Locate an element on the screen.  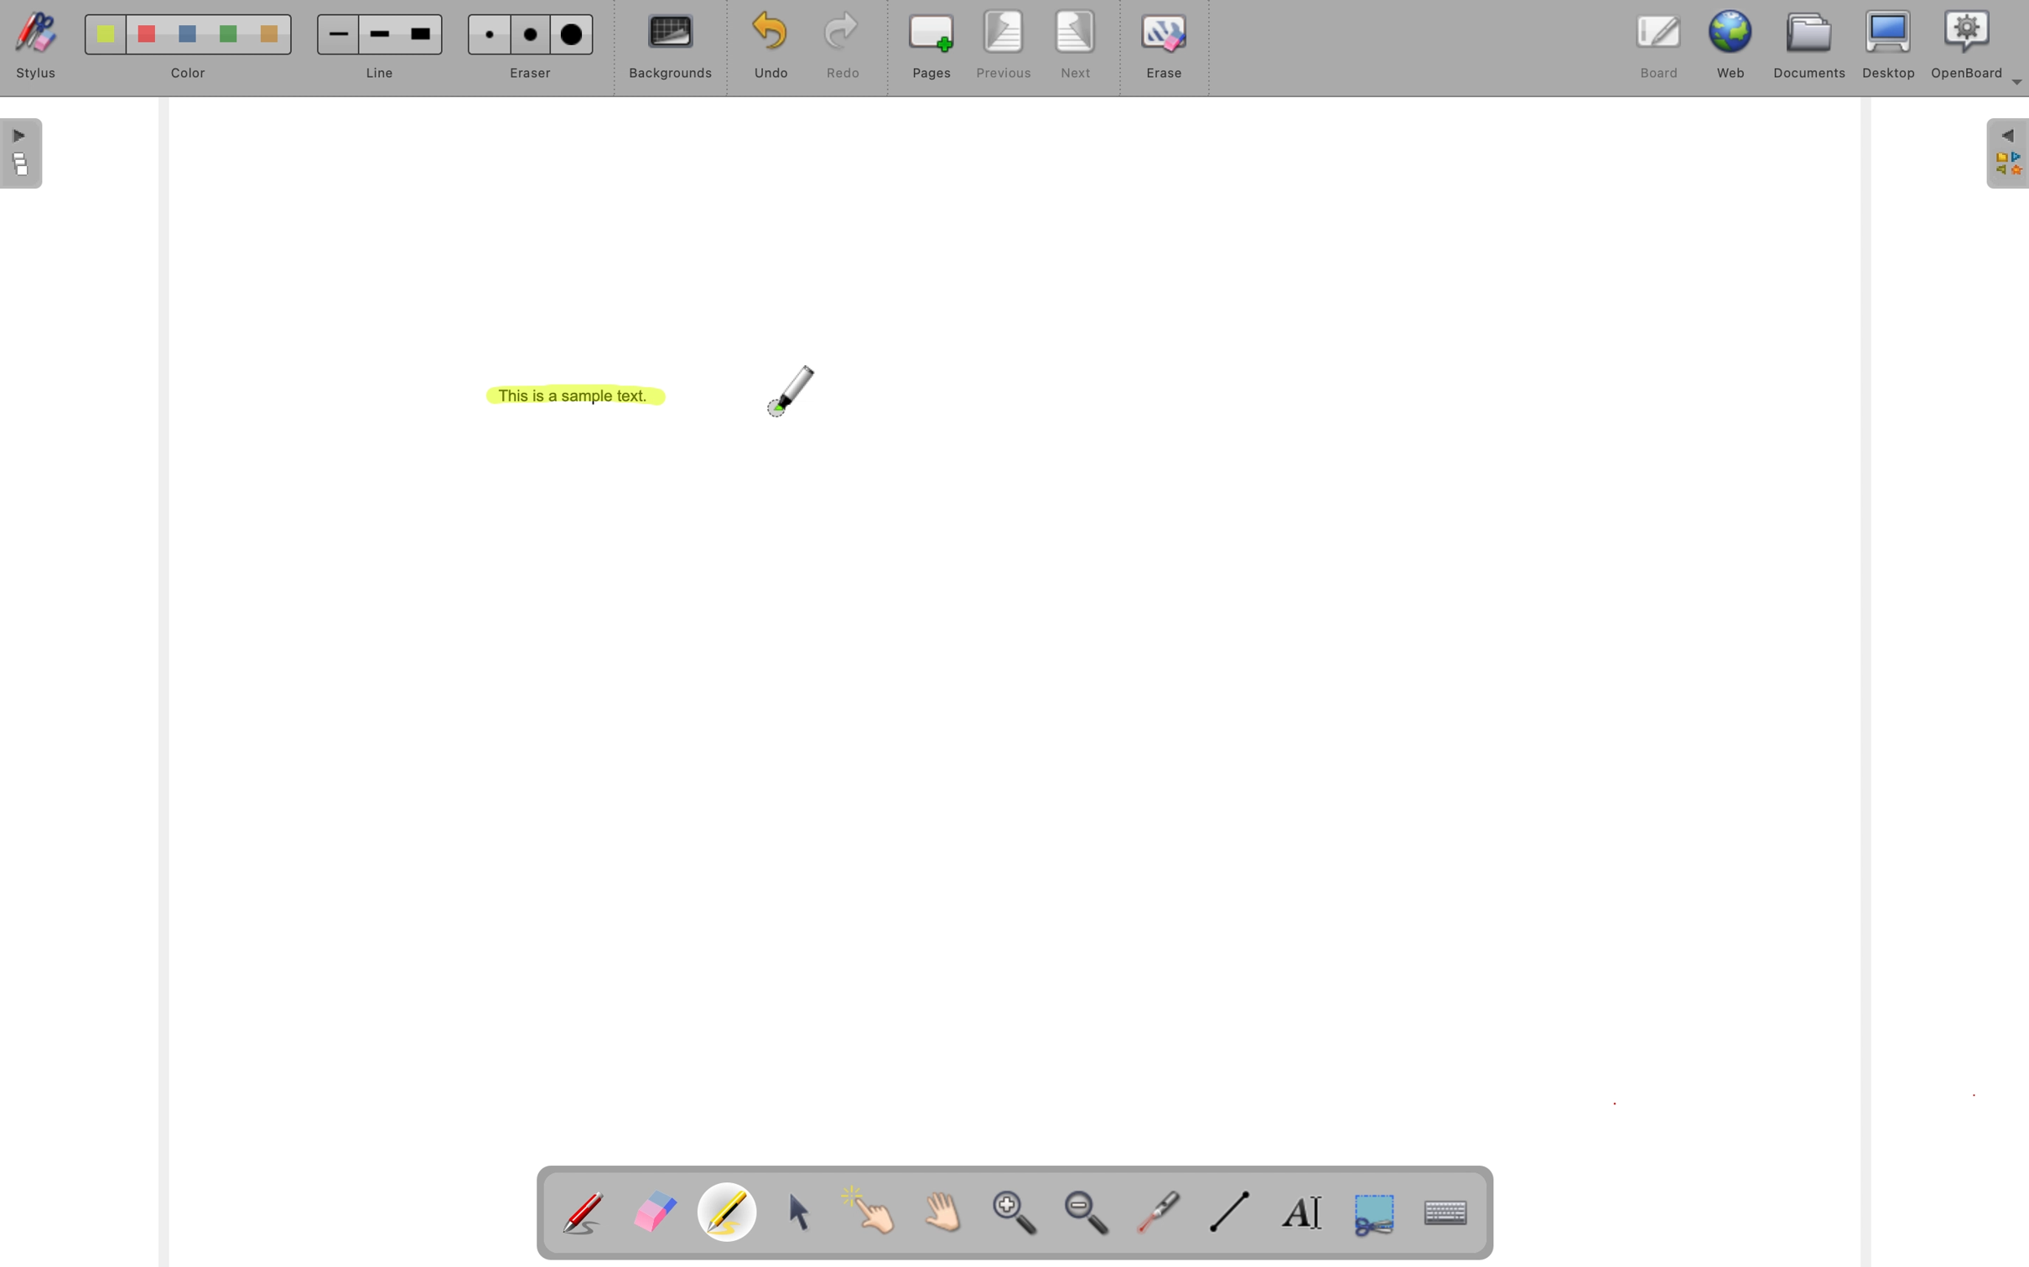
select and modify objects is located at coordinates (808, 1208).